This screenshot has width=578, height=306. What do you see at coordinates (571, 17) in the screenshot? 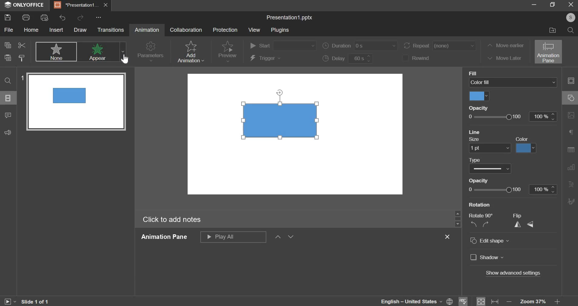
I see `Profile` at bounding box center [571, 17].